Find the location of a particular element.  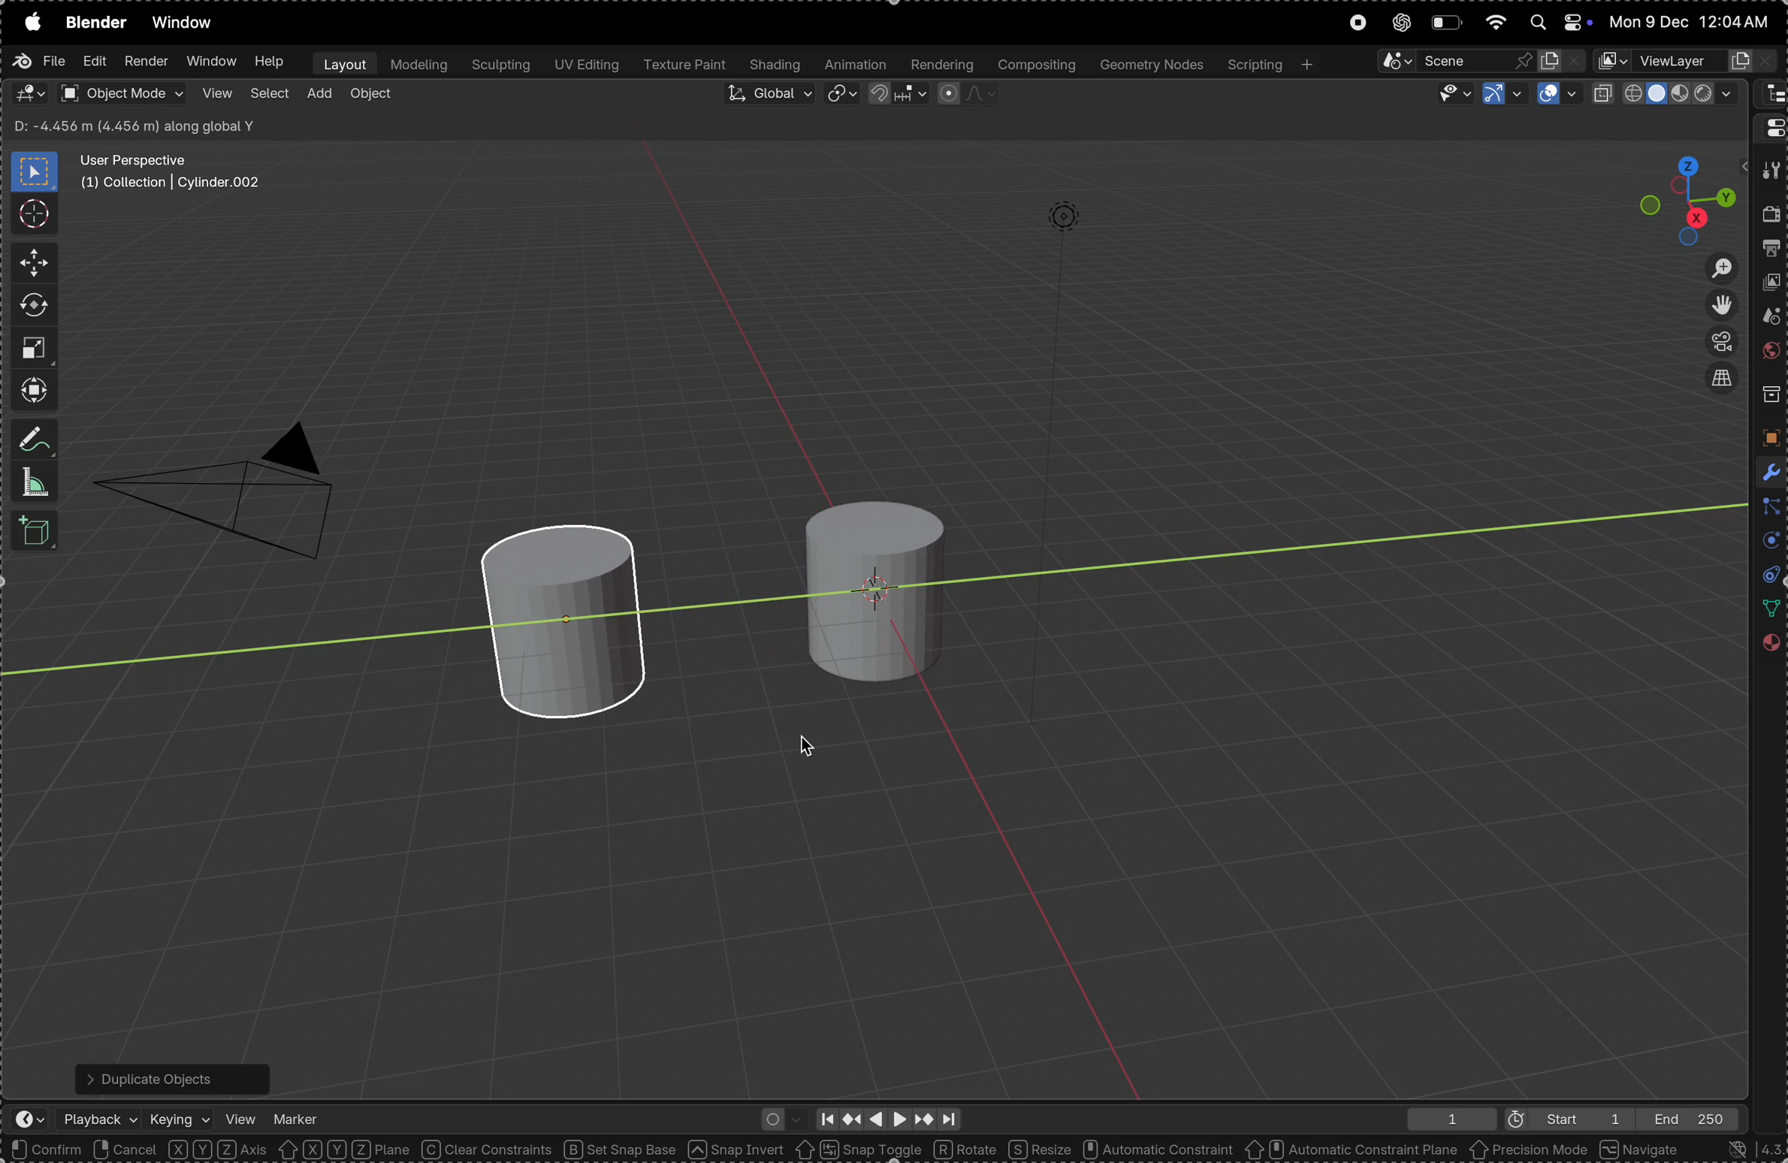

worls is located at coordinates (1769, 354).